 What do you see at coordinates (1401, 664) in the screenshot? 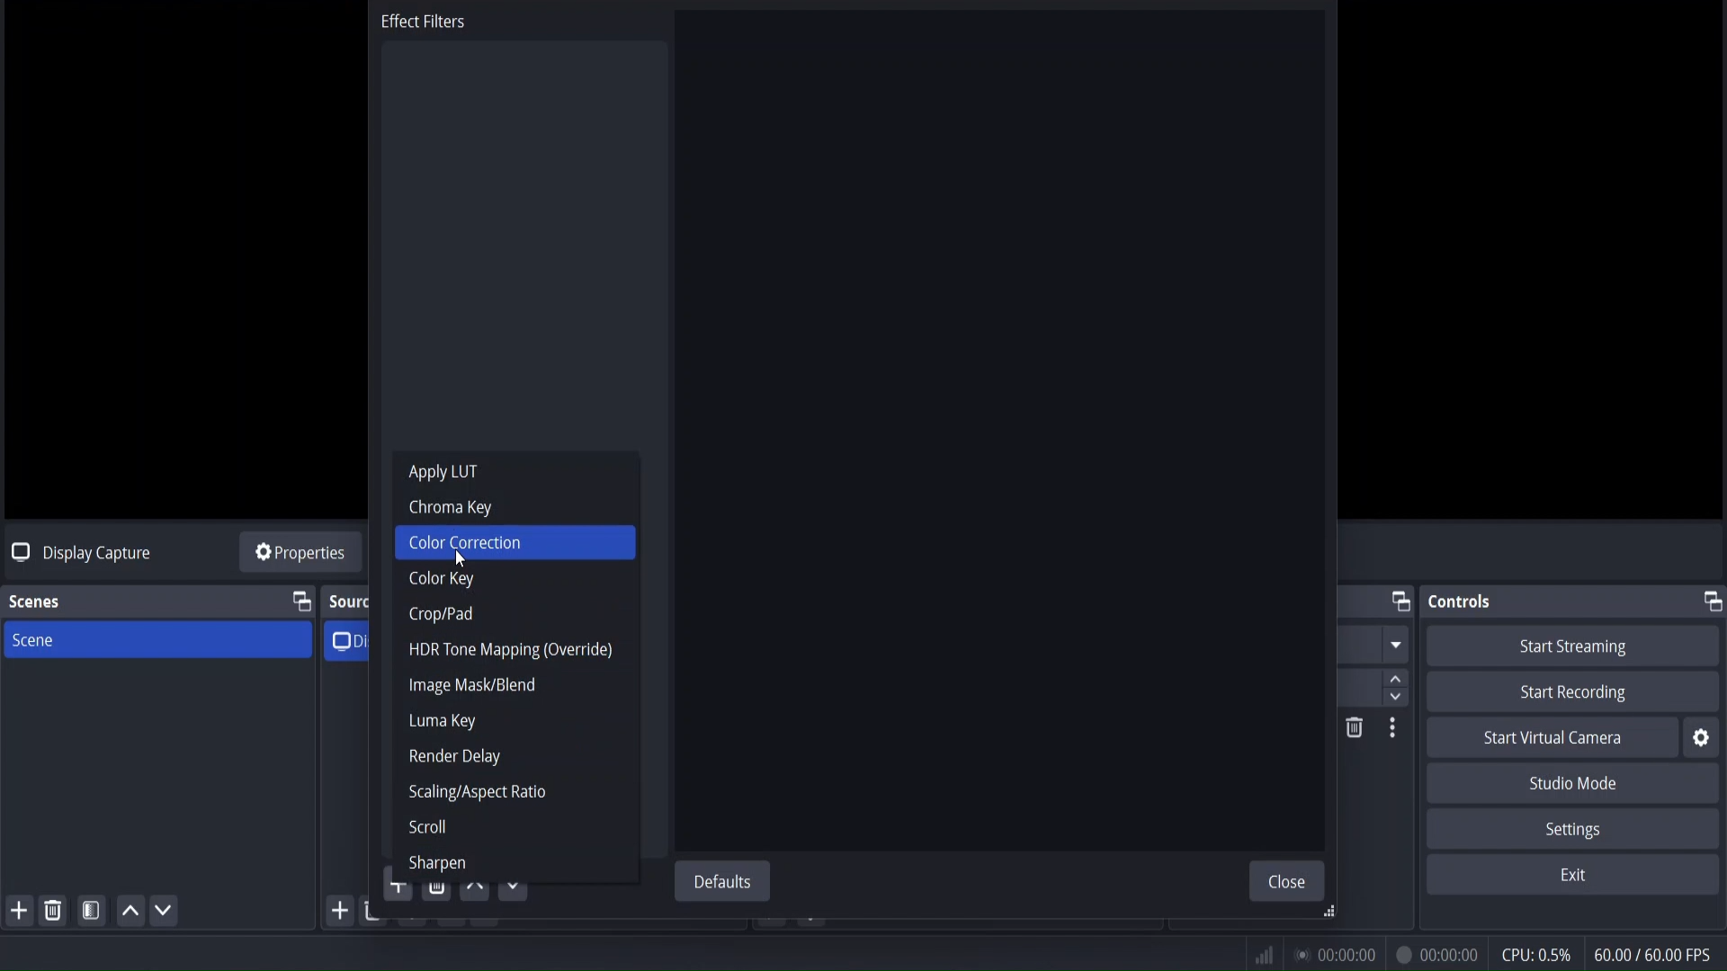
I see `up/down button` at bounding box center [1401, 664].